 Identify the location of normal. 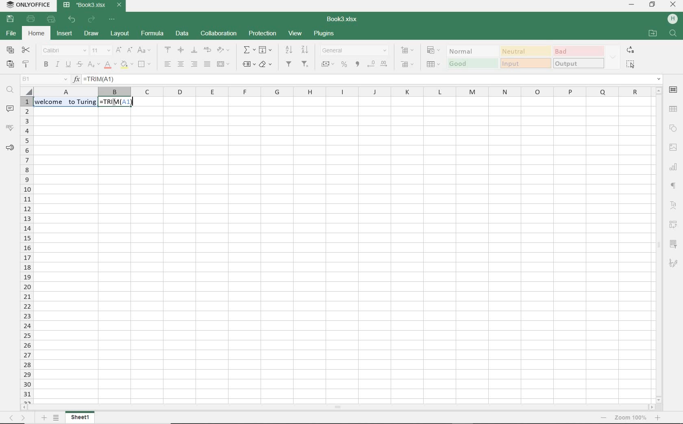
(471, 51).